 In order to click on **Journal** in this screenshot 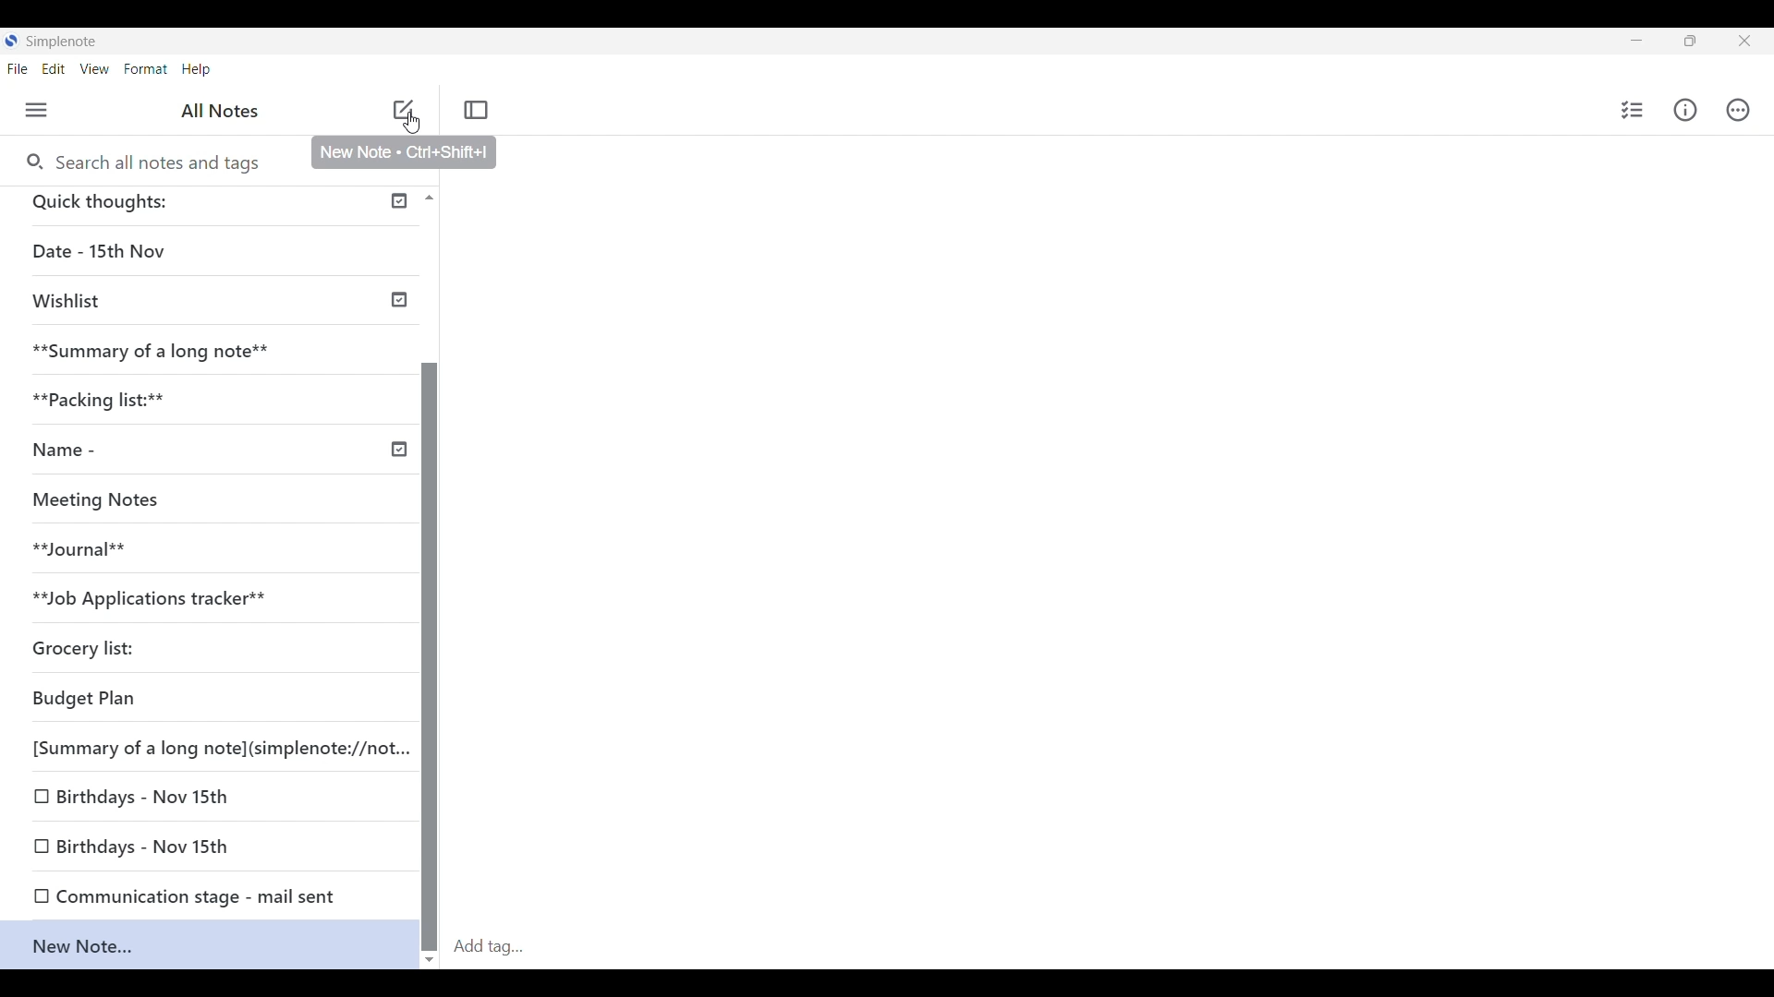, I will do `click(204, 547)`.